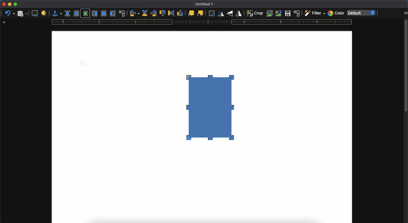  I want to click on page, so click(202, 186).